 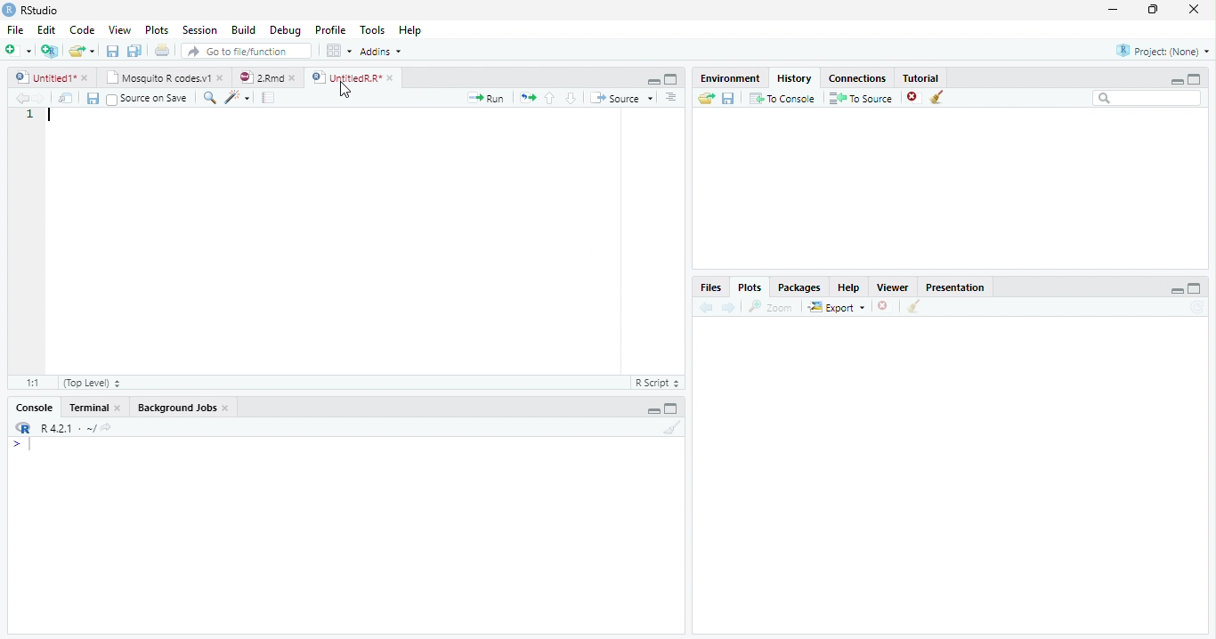 I want to click on Code tools, so click(x=239, y=98).